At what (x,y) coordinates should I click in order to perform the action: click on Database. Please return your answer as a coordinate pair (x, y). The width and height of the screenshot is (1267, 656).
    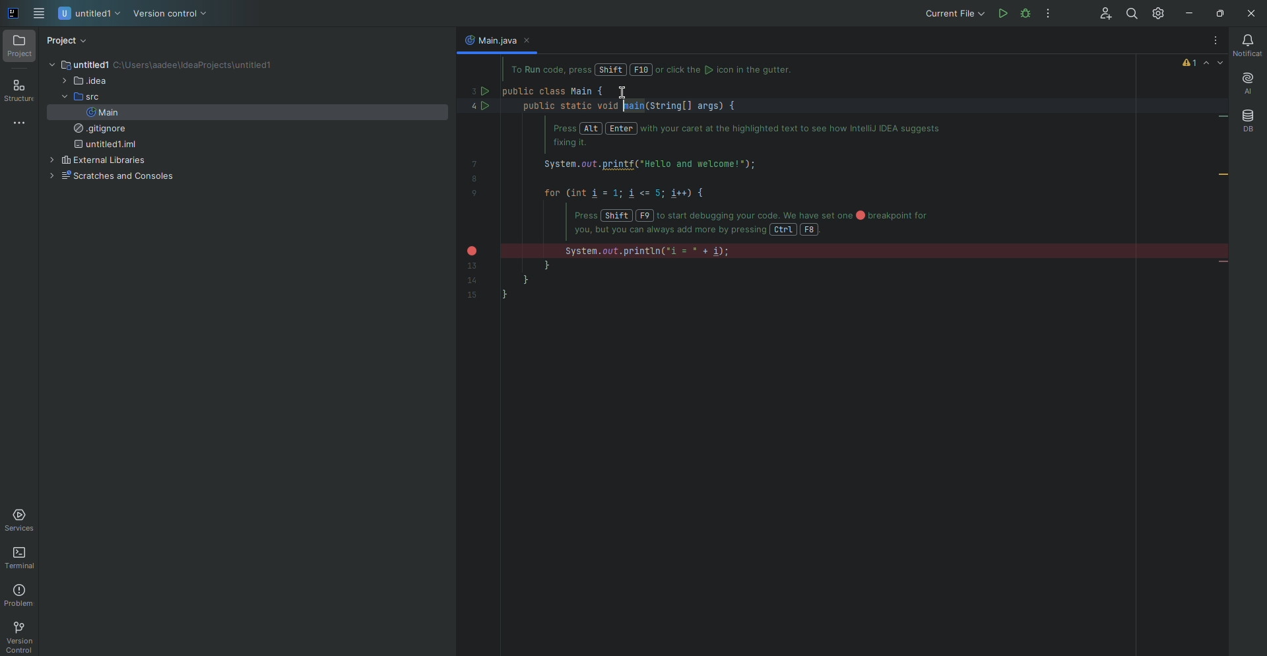
    Looking at the image, I should click on (1247, 121).